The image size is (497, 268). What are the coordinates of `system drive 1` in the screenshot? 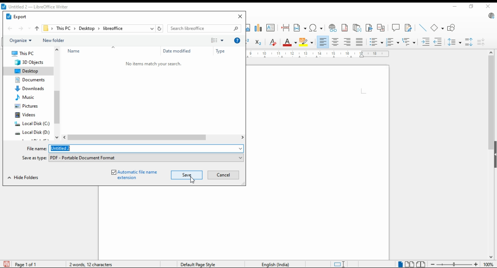 It's located at (32, 124).